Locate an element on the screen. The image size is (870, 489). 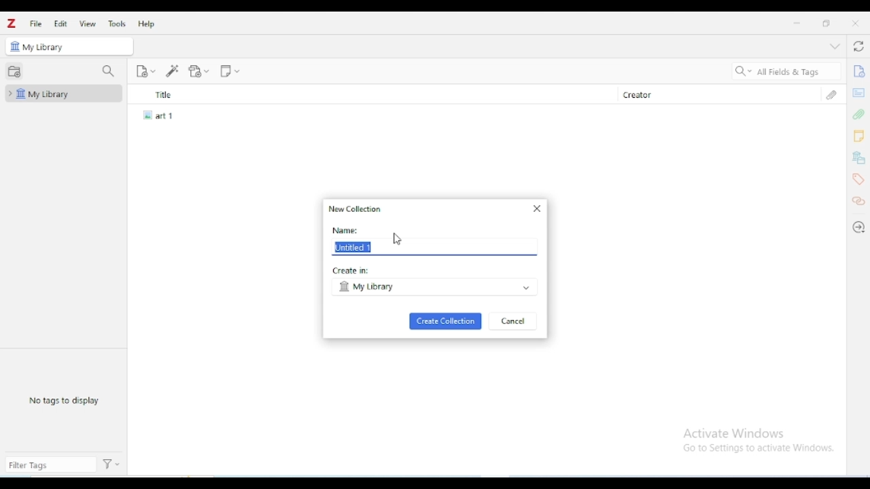
search all fields & tags is located at coordinates (784, 72).